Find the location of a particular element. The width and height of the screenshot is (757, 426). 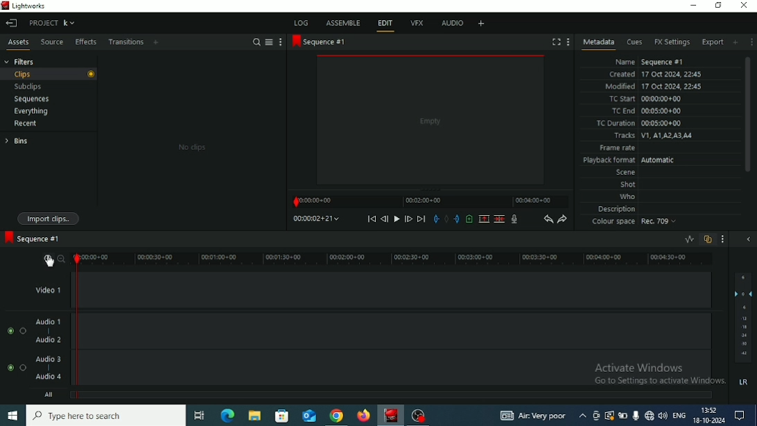

Redo is located at coordinates (562, 220).